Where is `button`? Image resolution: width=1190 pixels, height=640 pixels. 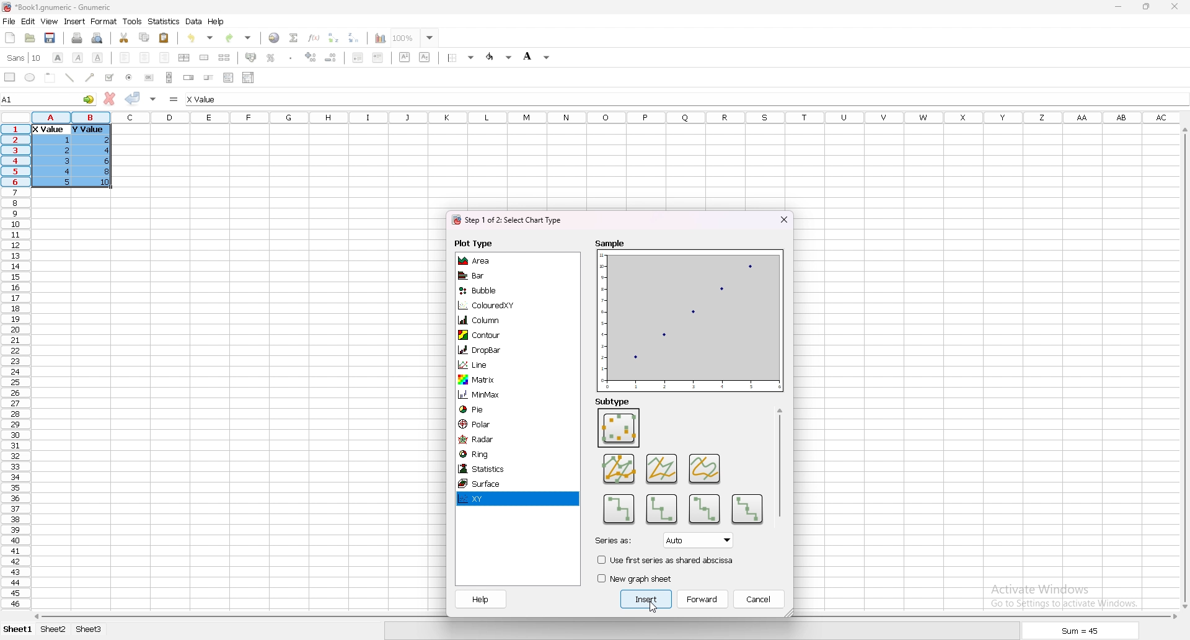
button is located at coordinates (149, 78).